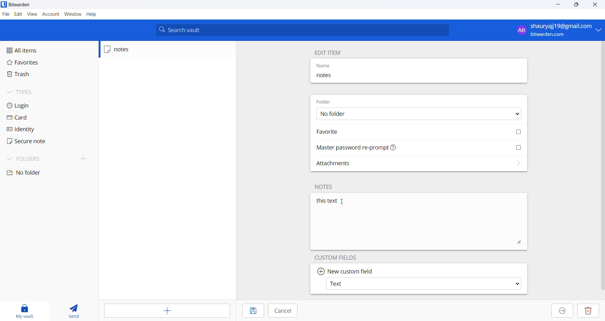 This screenshot has height=321, width=605. I want to click on account, so click(50, 14).